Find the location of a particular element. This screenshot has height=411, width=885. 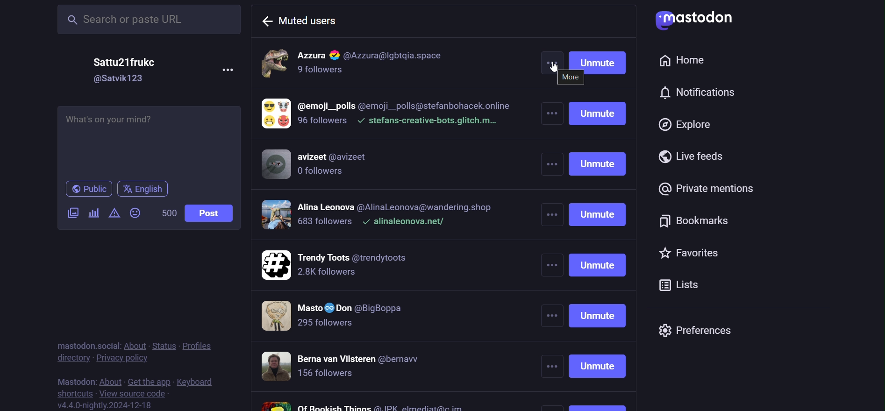

muted user is located at coordinates (311, 21).